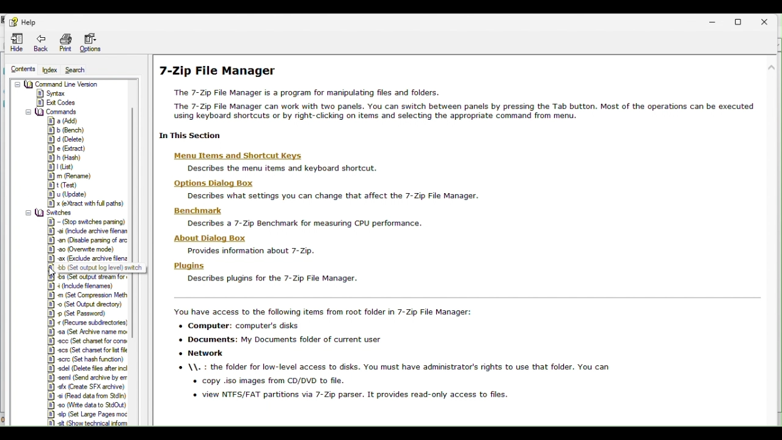 Image resolution: width=782 pixels, height=440 pixels. What do you see at coordinates (65, 120) in the screenshot?
I see `=] a (Add)` at bounding box center [65, 120].